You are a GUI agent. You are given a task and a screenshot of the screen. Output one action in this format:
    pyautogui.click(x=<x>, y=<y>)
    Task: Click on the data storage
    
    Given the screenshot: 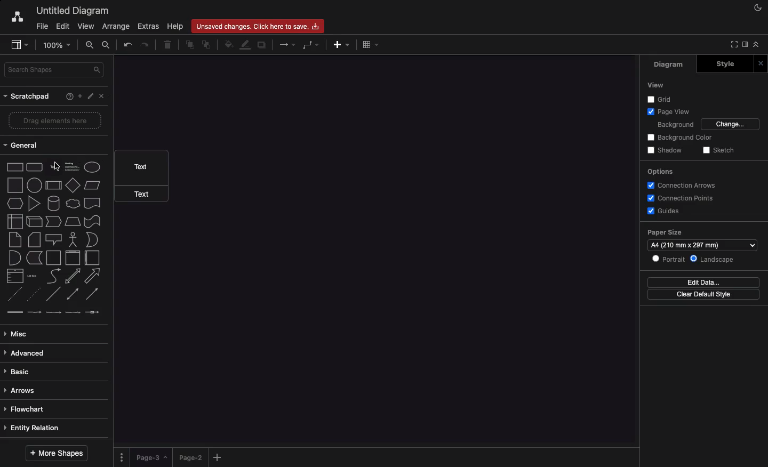 What is the action you would take?
    pyautogui.click(x=35, y=258)
    